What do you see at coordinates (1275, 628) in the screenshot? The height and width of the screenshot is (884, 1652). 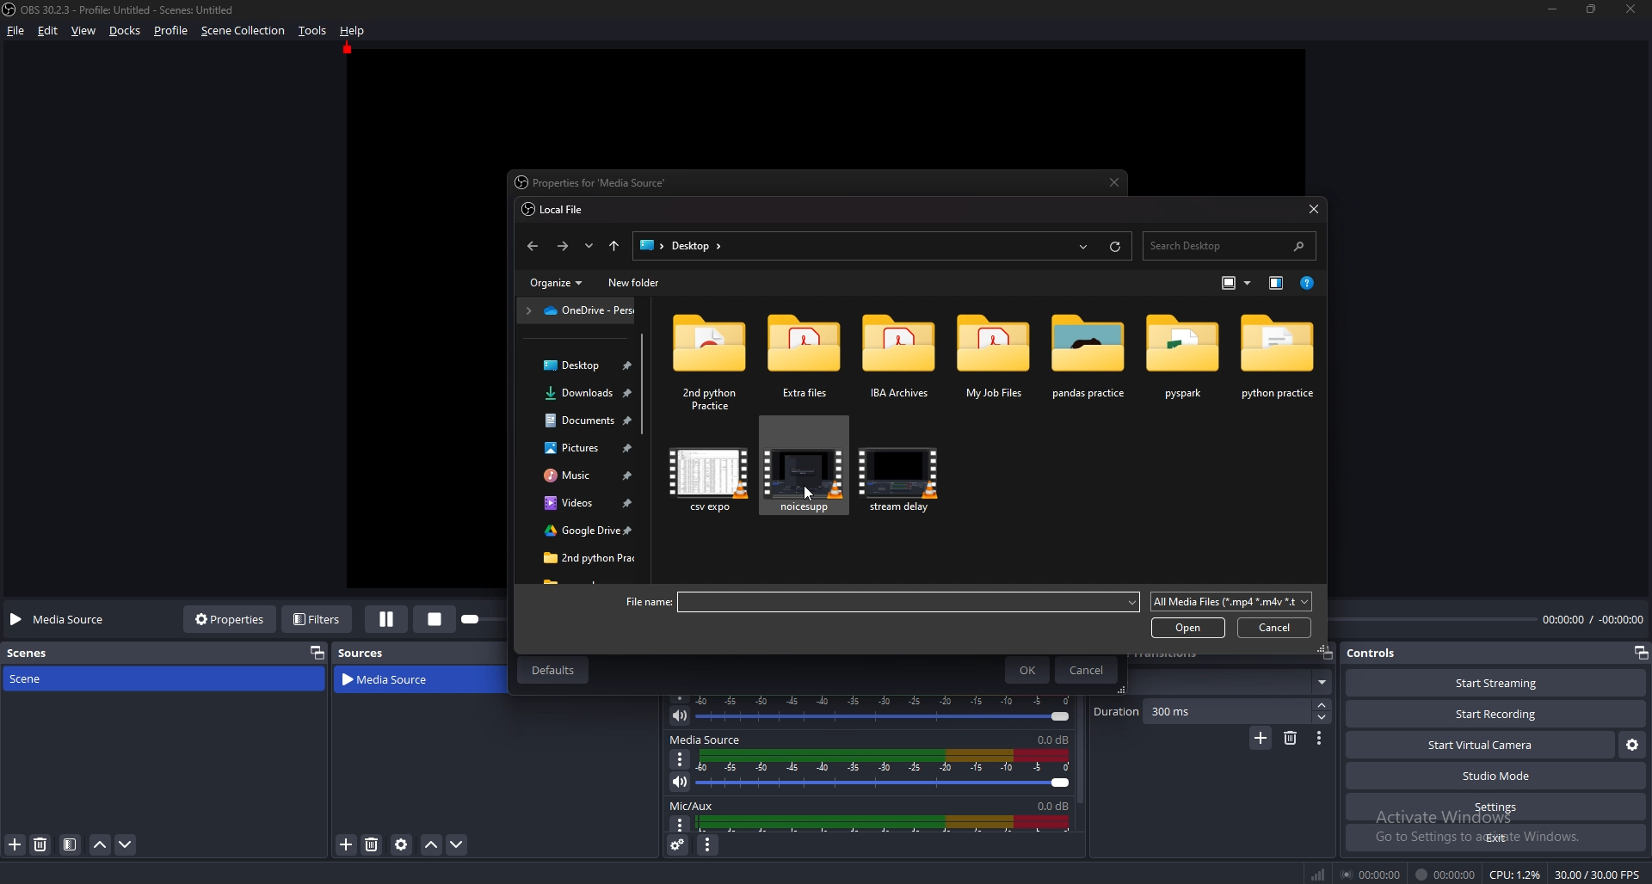 I see `Cancel` at bounding box center [1275, 628].